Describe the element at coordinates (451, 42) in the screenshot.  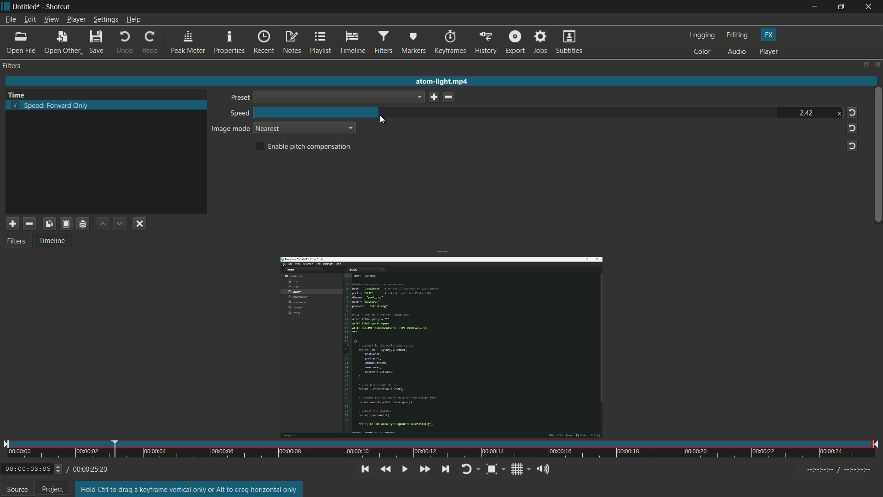
I see `keyframes` at that location.